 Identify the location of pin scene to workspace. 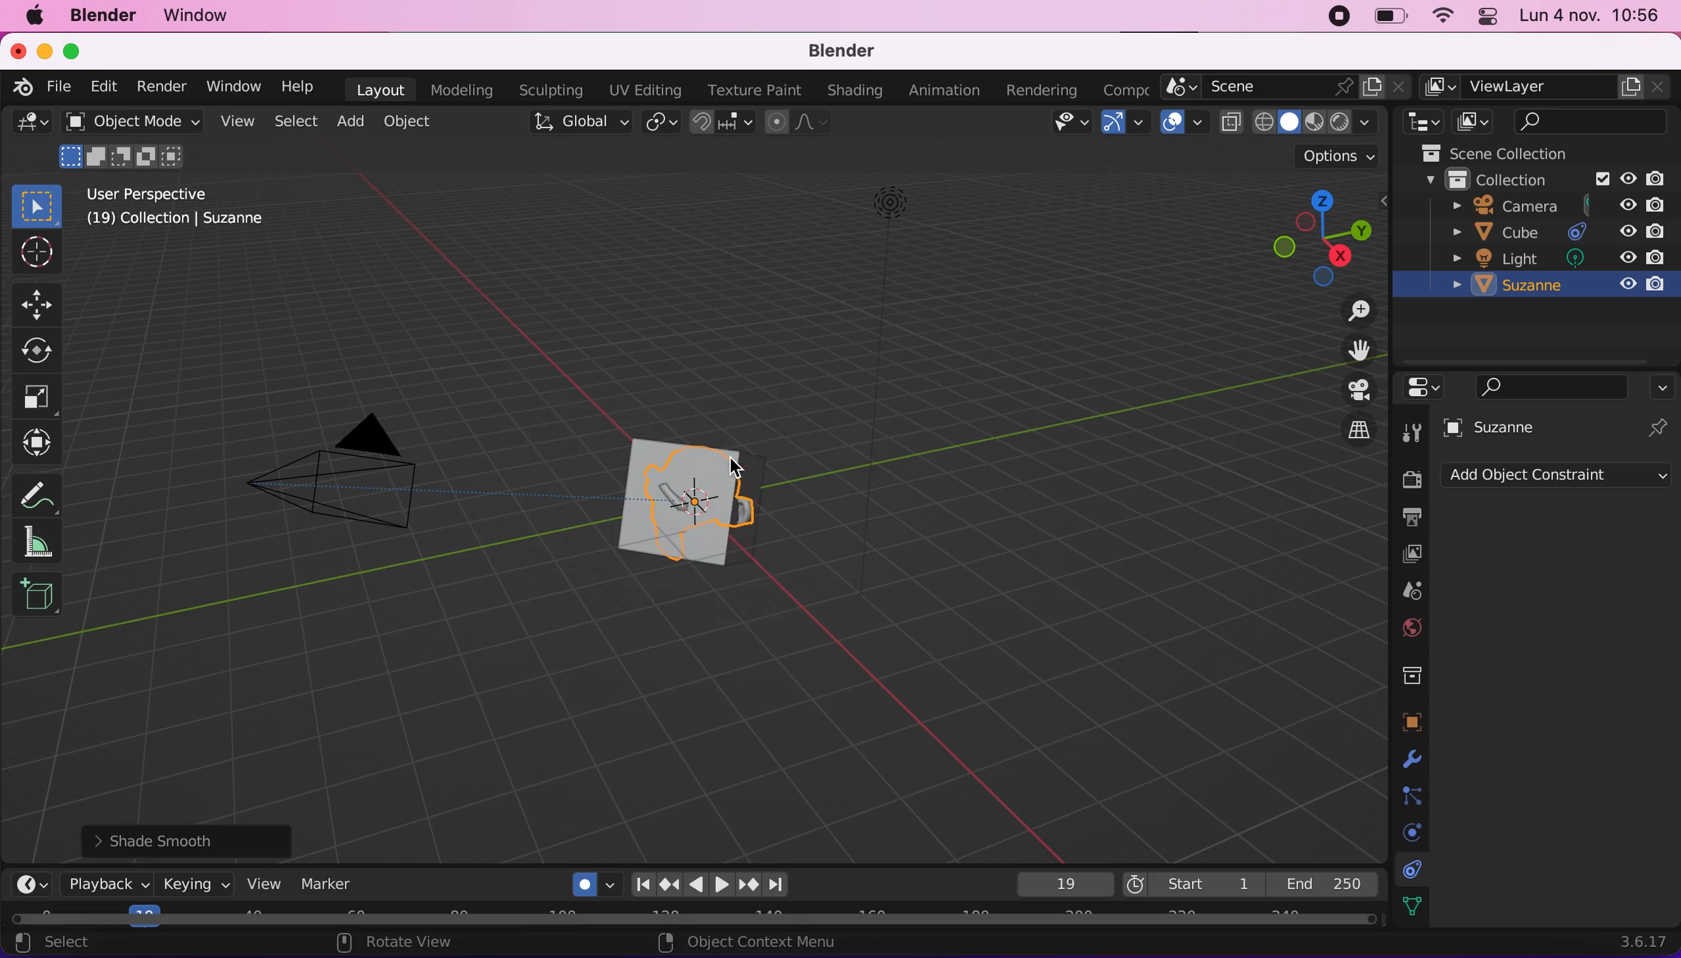
(1345, 89).